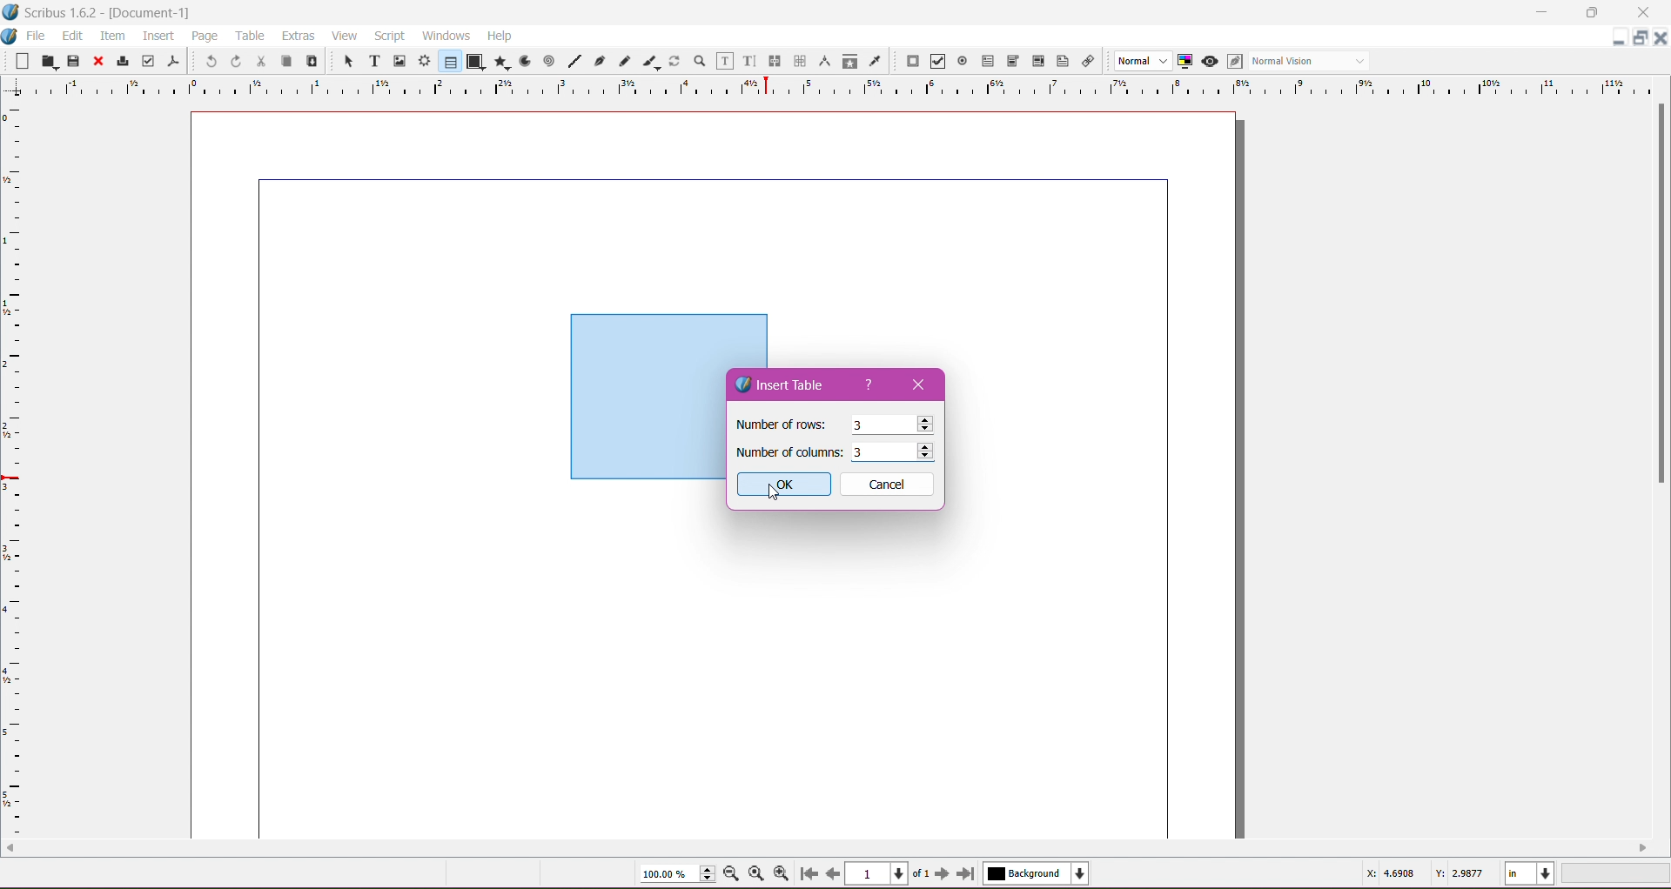  Describe the element at coordinates (749, 61) in the screenshot. I see `Edit Text with Story` at that location.